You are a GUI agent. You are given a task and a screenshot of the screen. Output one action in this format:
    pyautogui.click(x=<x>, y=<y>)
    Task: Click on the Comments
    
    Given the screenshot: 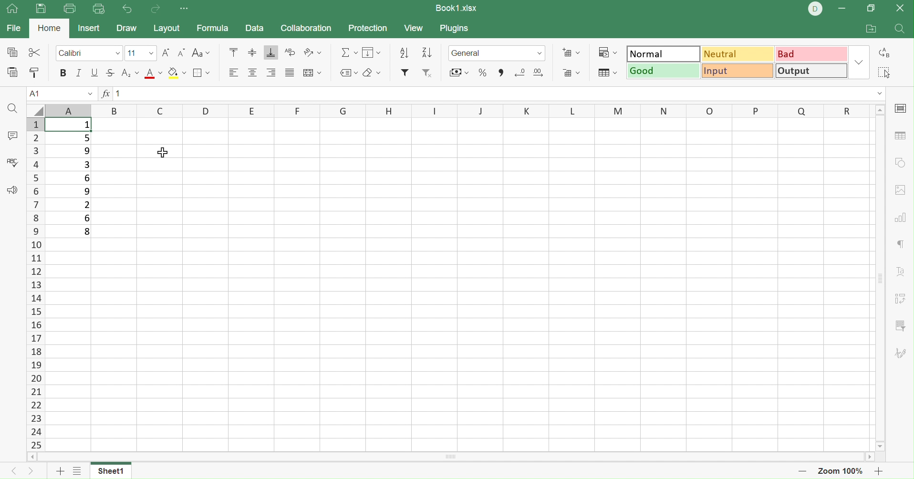 What is the action you would take?
    pyautogui.click(x=12, y=137)
    